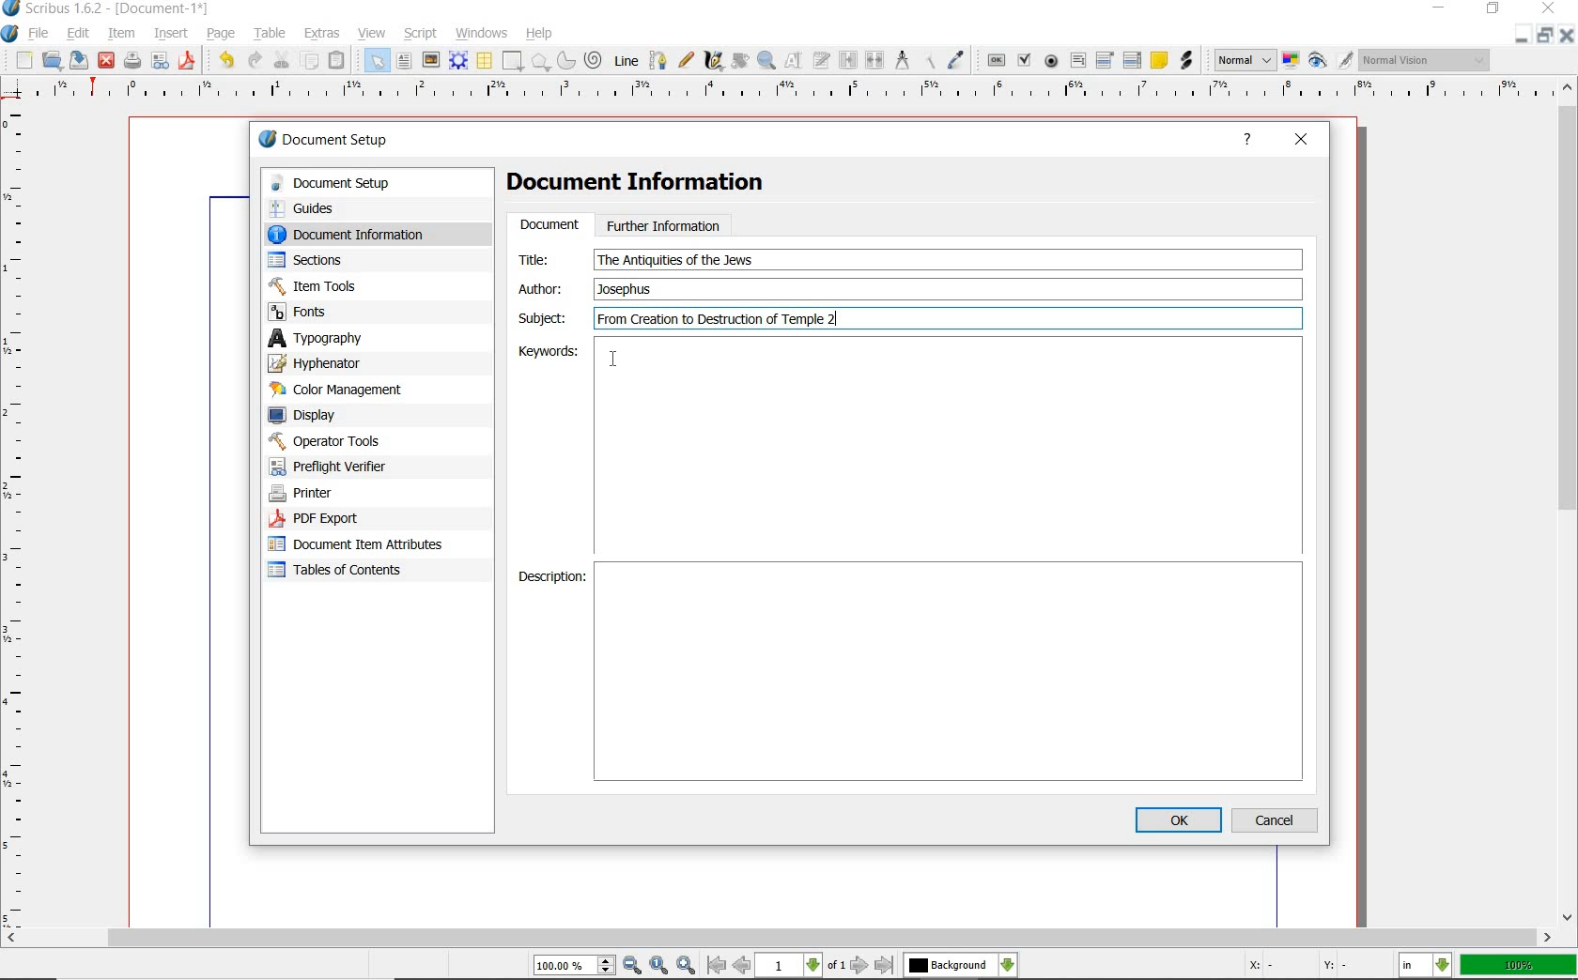  What do you see at coordinates (160, 62) in the screenshot?
I see `preflight verifier` at bounding box center [160, 62].